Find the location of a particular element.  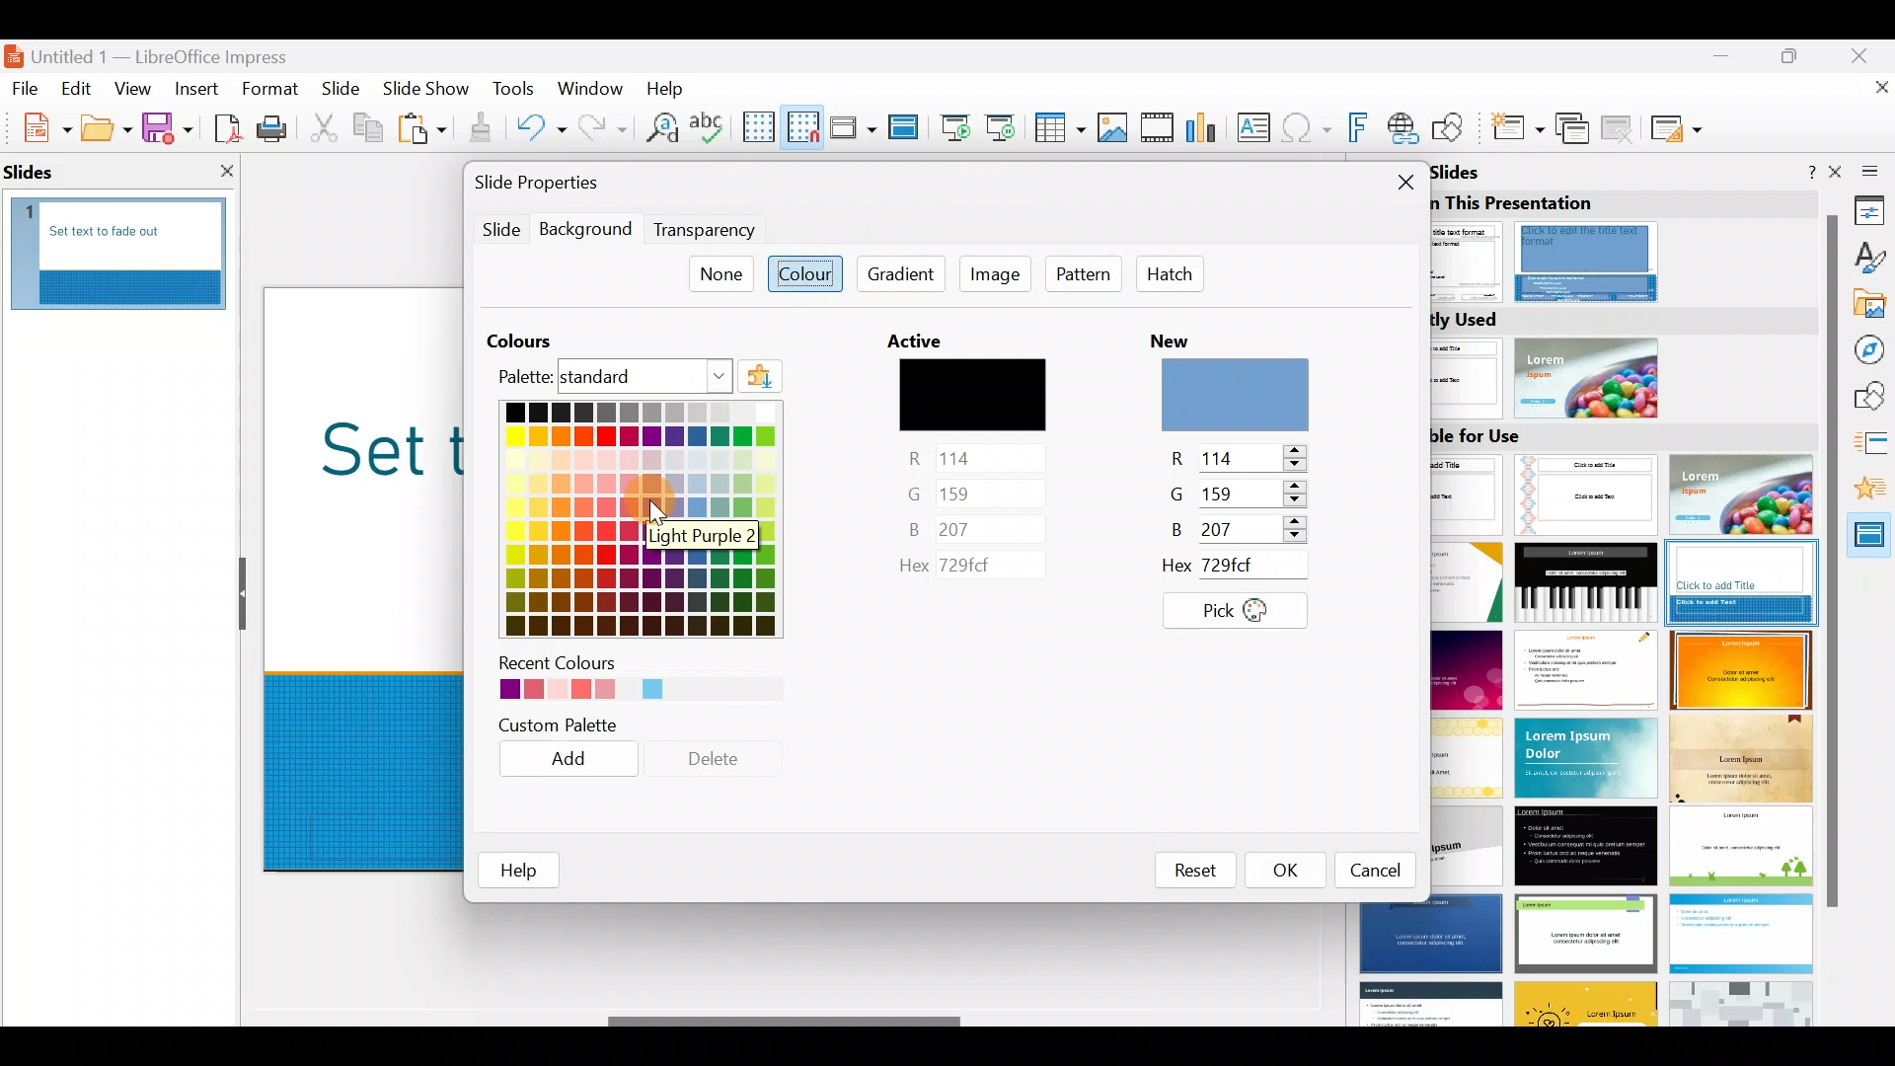

Properties is located at coordinates (1870, 209).